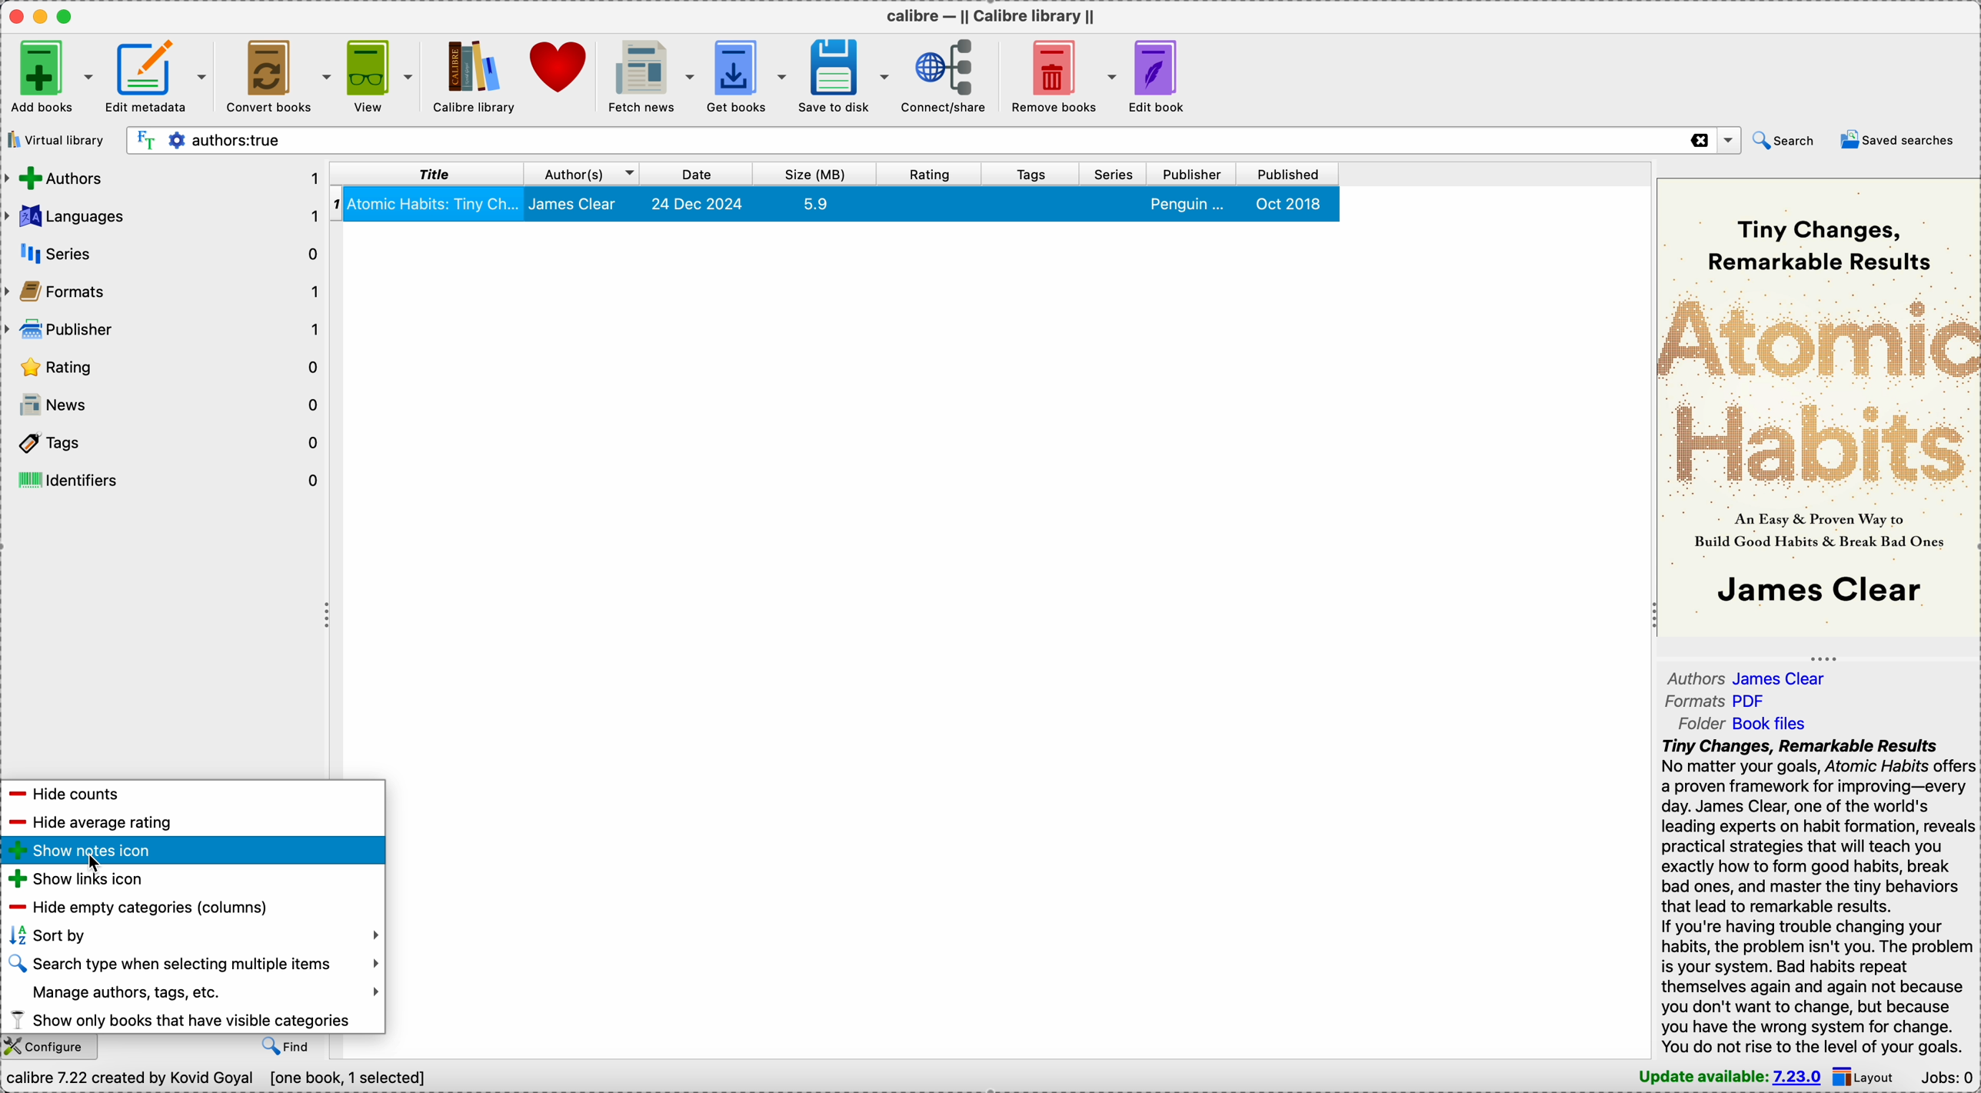 The height and width of the screenshot is (1093, 1981). What do you see at coordinates (815, 204) in the screenshot?
I see `5.9` at bounding box center [815, 204].